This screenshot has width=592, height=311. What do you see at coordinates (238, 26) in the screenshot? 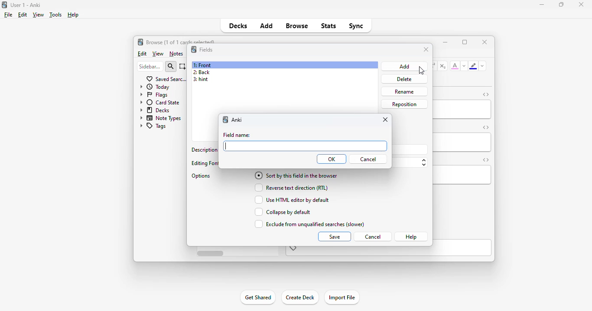
I see `decks` at bounding box center [238, 26].